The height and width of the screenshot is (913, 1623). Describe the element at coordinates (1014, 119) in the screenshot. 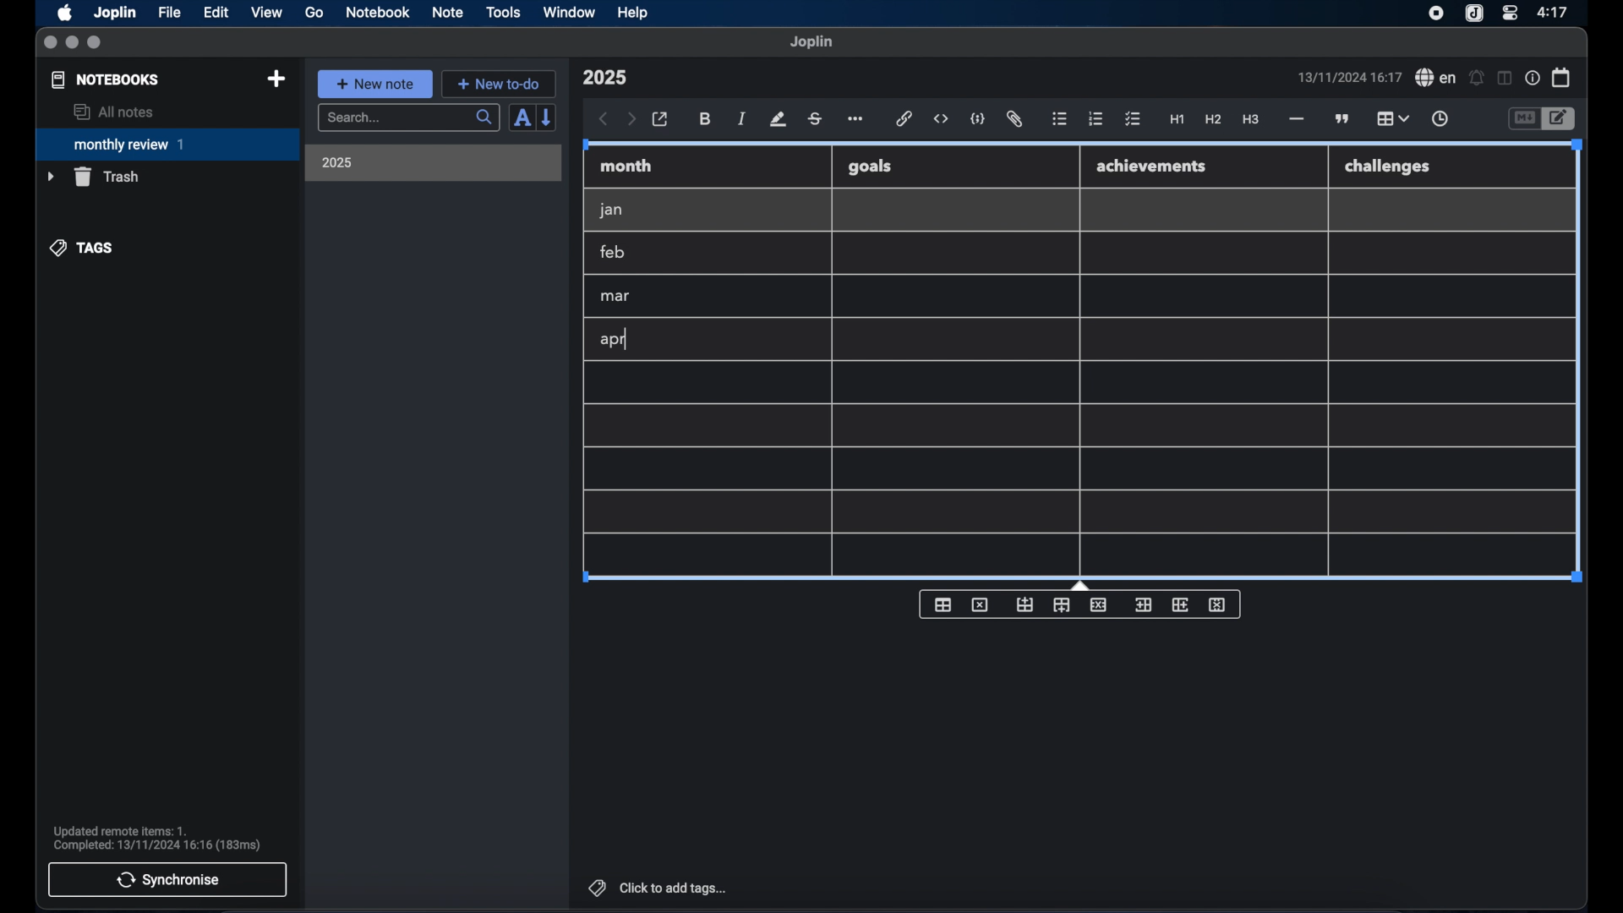

I see `attach file` at that location.